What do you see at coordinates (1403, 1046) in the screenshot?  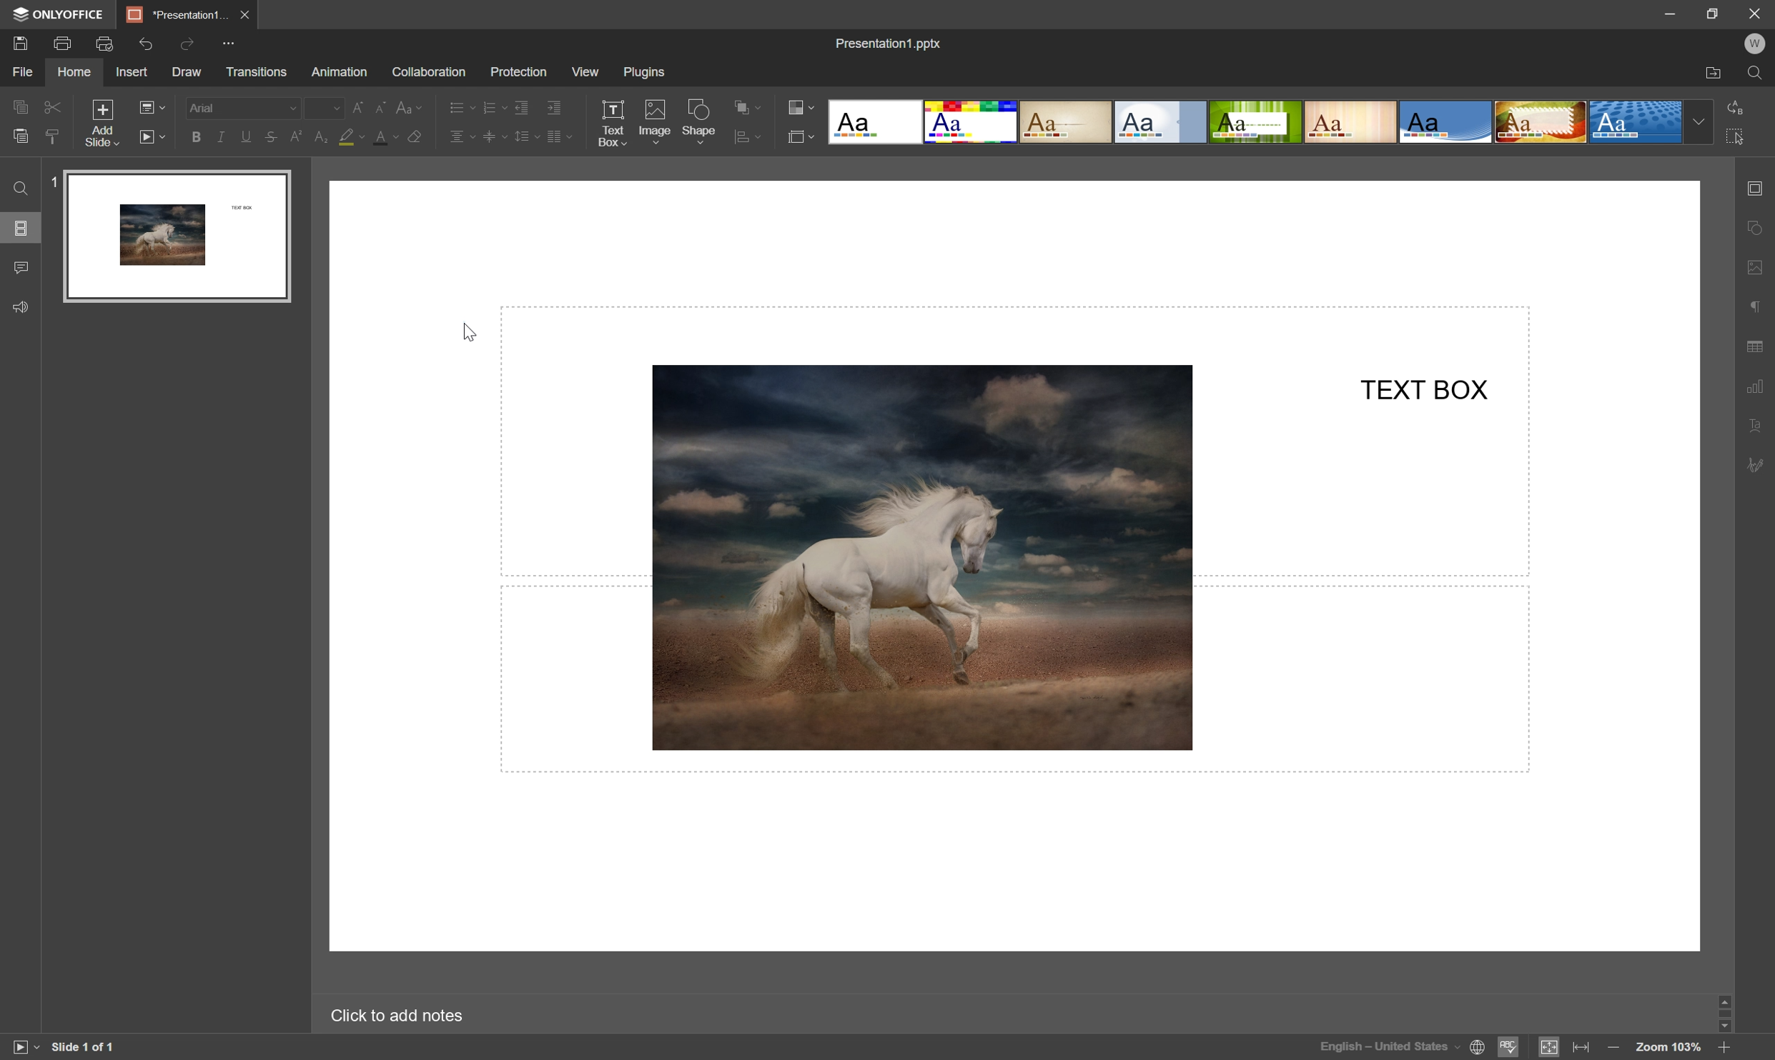 I see `set document language` at bounding box center [1403, 1046].